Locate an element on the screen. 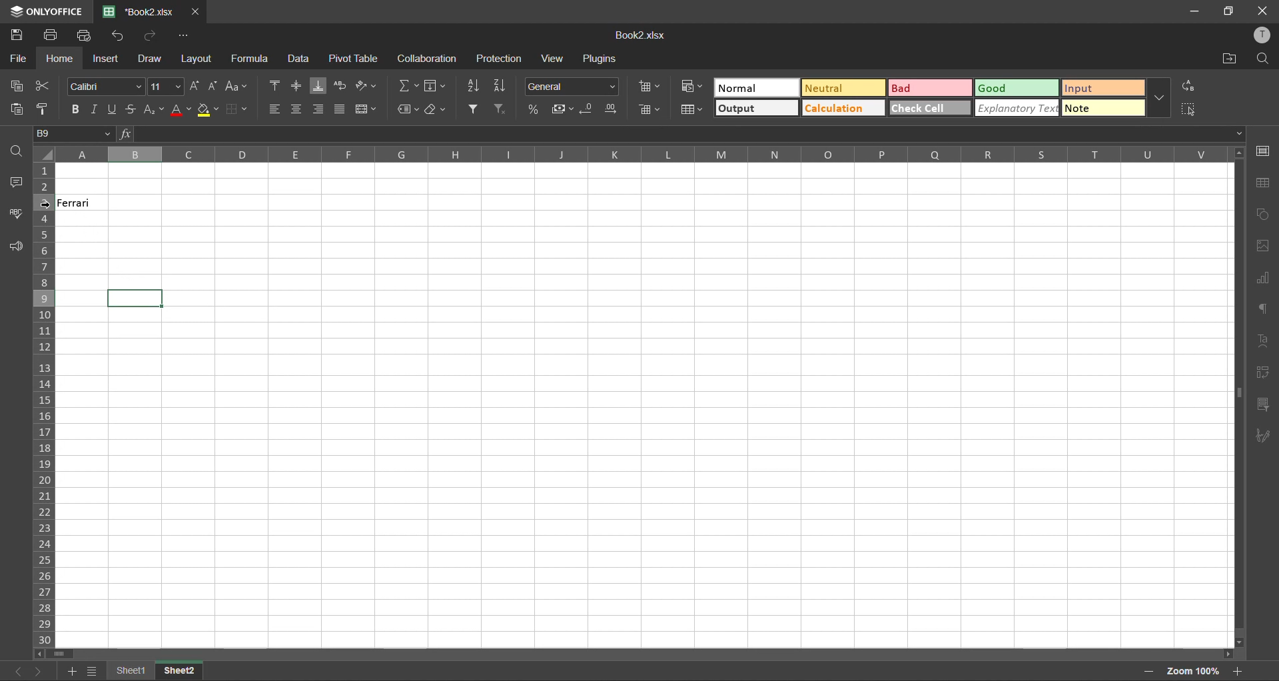 The image size is (1279, 681). shapes is located at coordinates (1266, 217).